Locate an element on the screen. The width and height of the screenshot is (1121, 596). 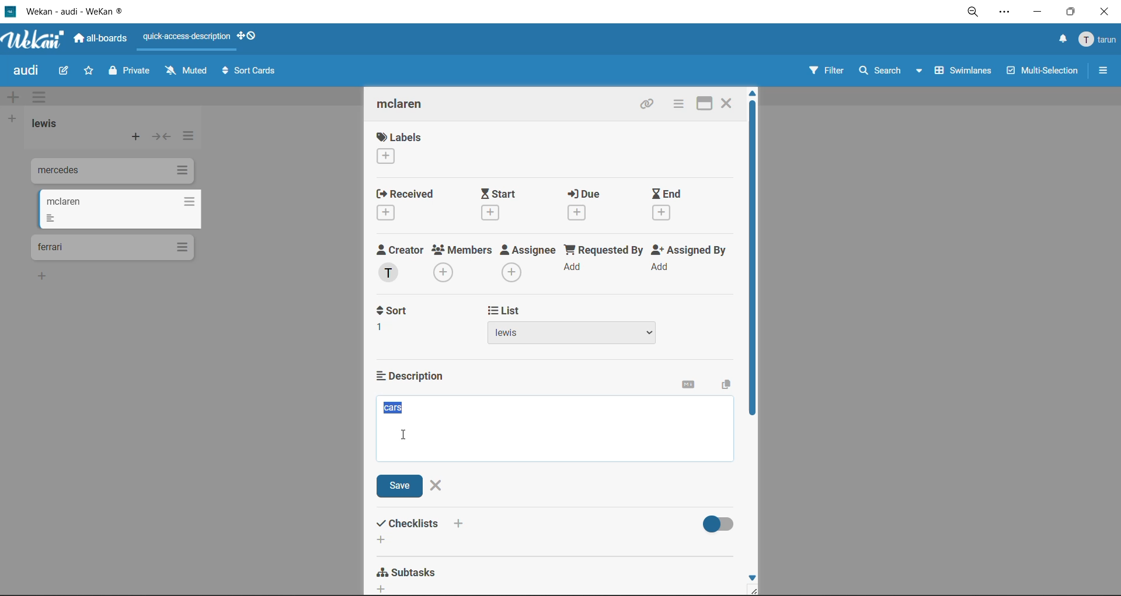
assignee is located at coordinates (528, 263).